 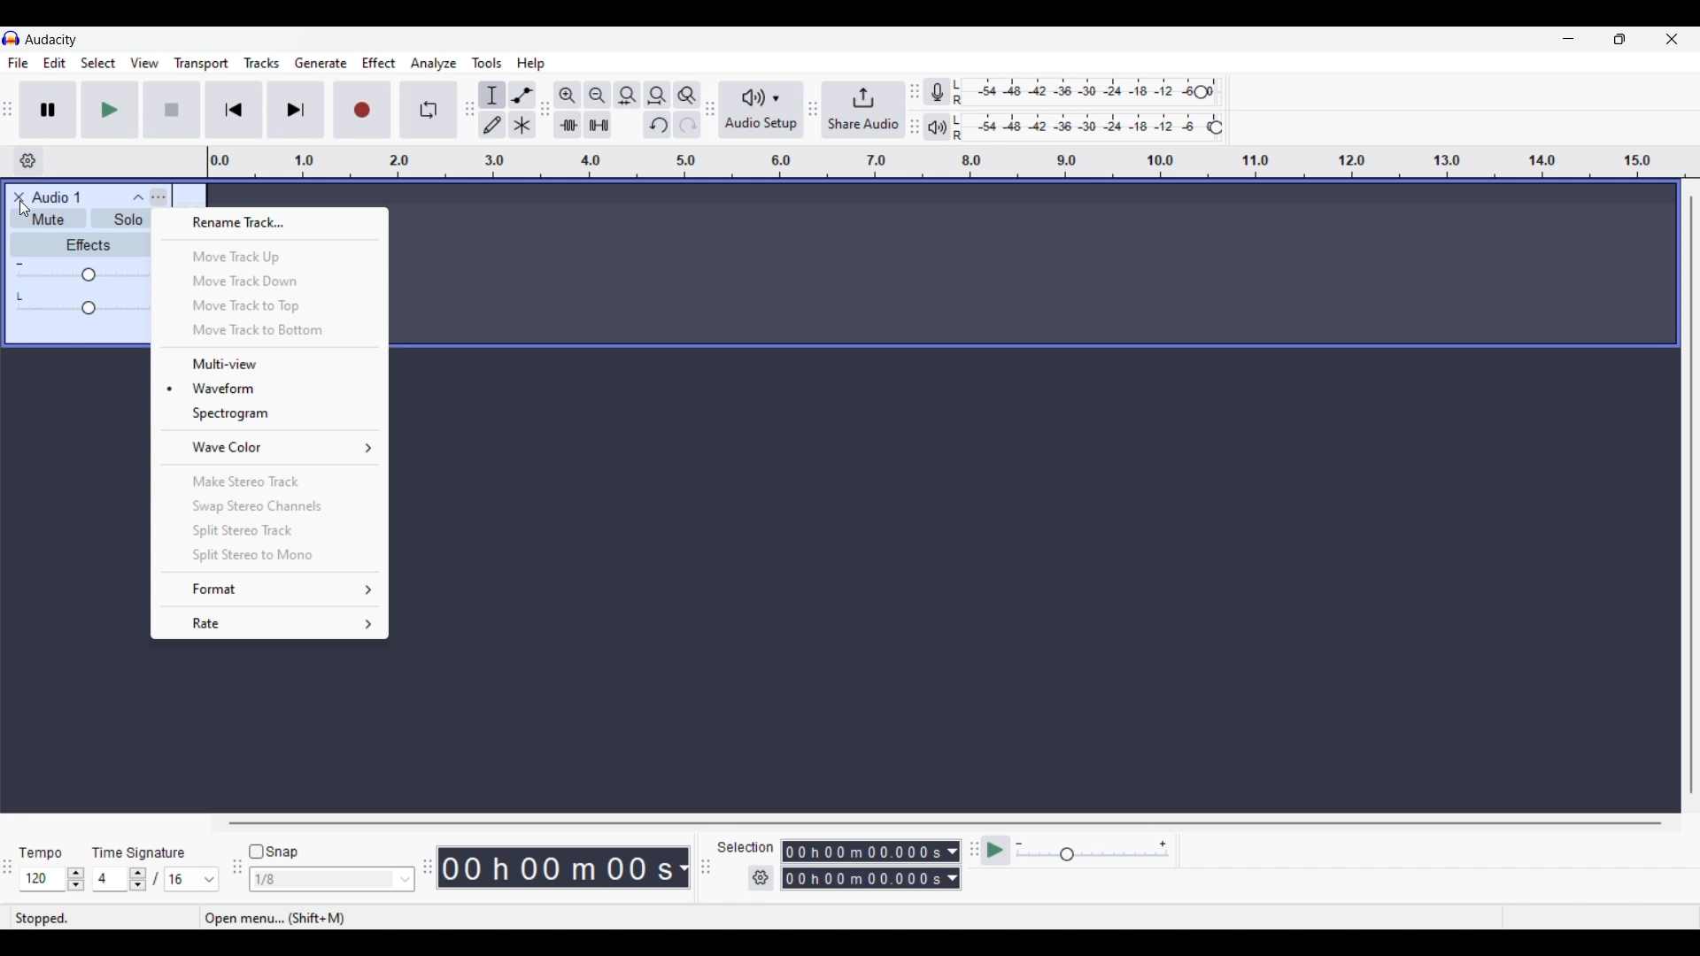 I want to click on Undo, so click(x=657, y=125).